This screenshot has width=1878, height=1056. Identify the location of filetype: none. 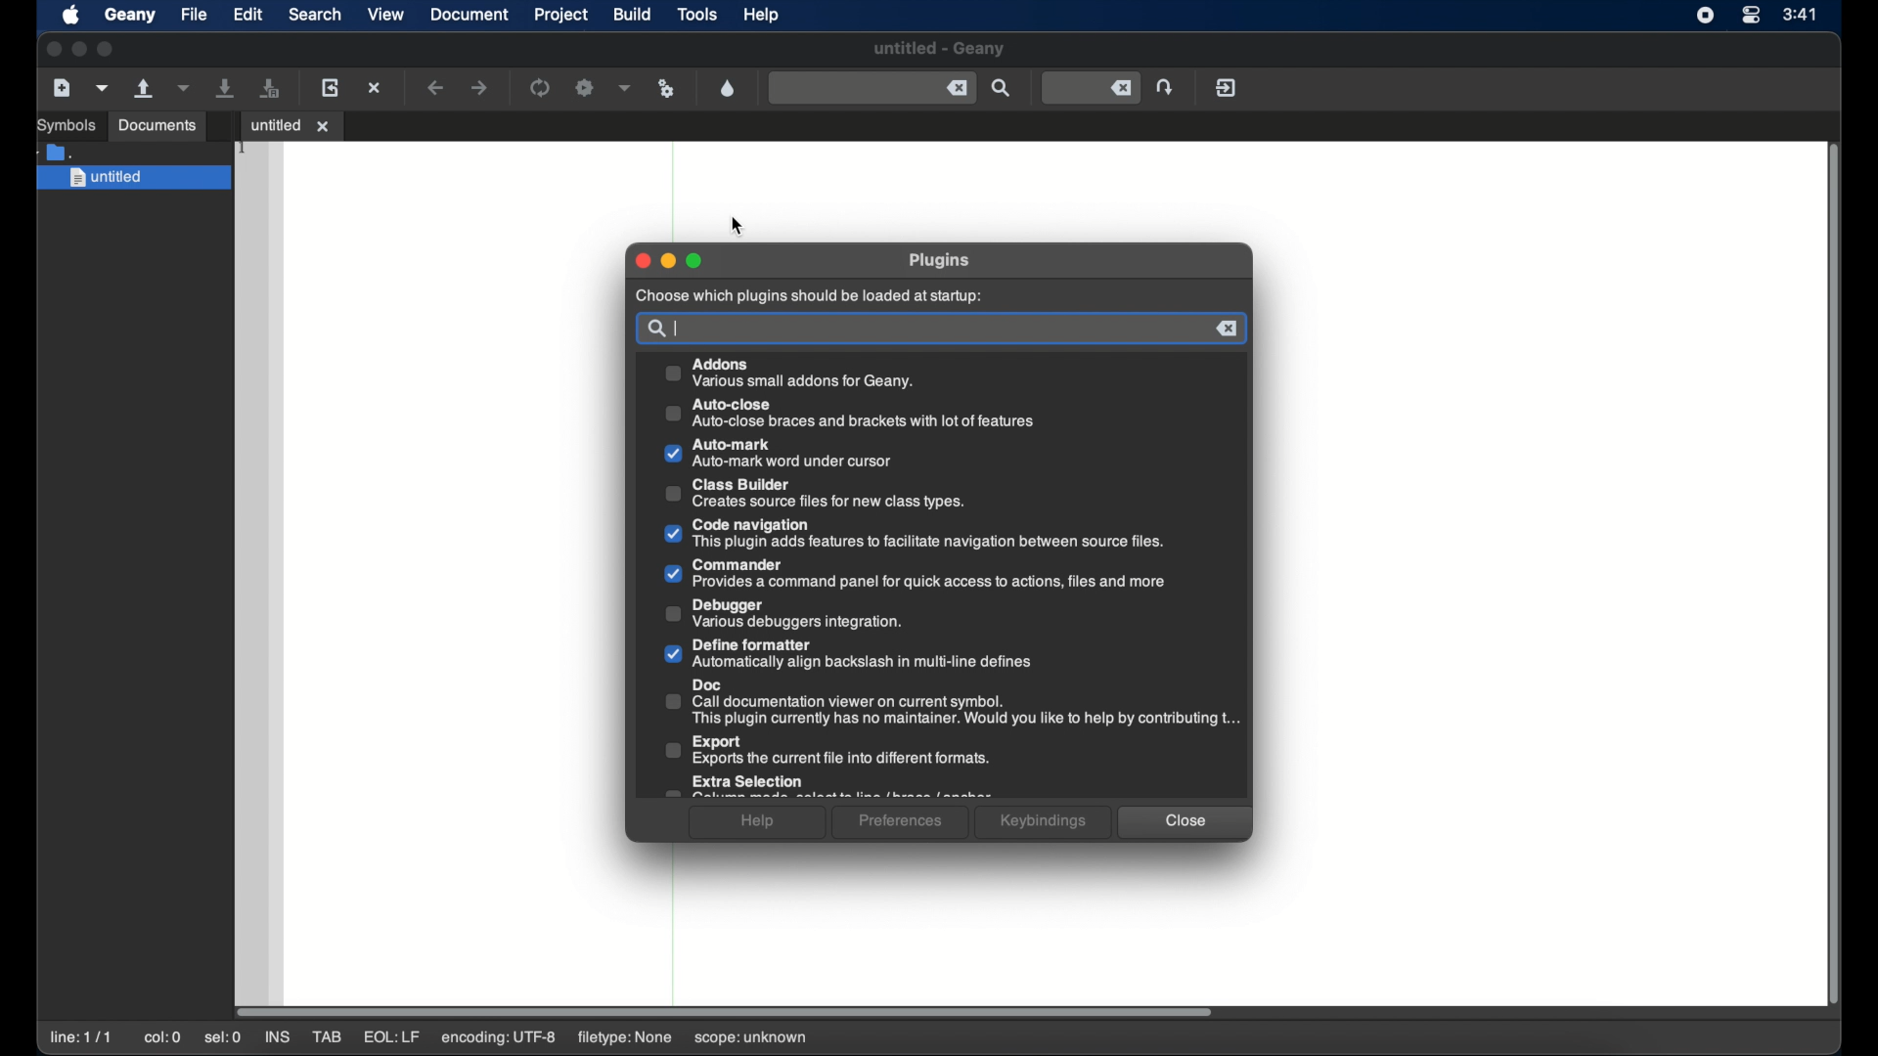
(622, 1036).